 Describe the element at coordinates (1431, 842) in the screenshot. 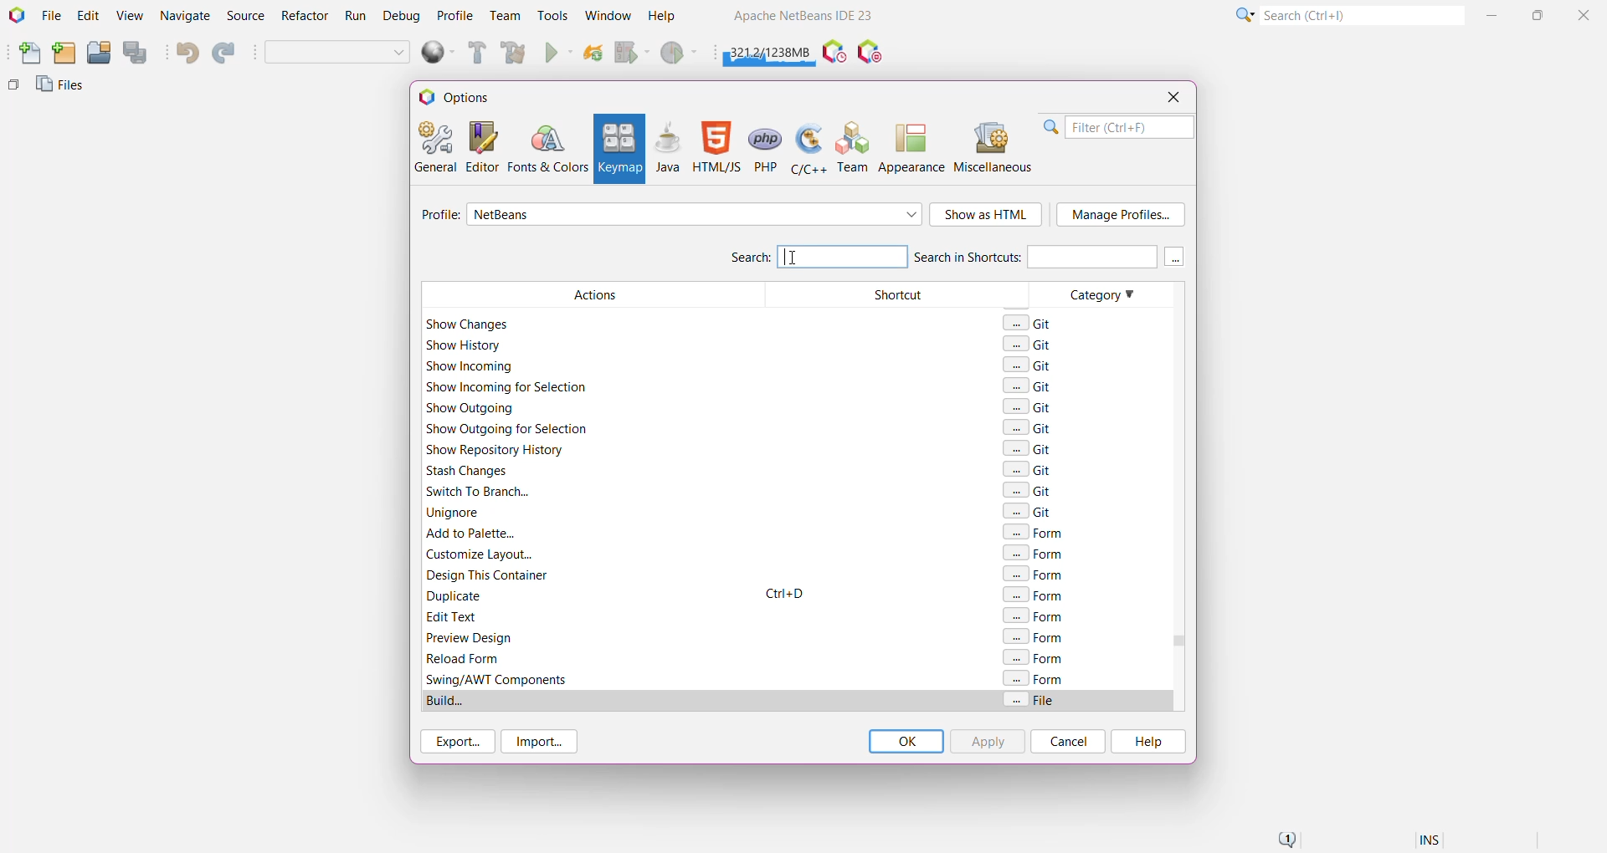

I see `Insert Mode` at that location.